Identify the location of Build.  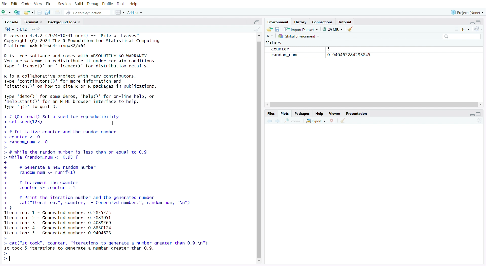
(78, 4).